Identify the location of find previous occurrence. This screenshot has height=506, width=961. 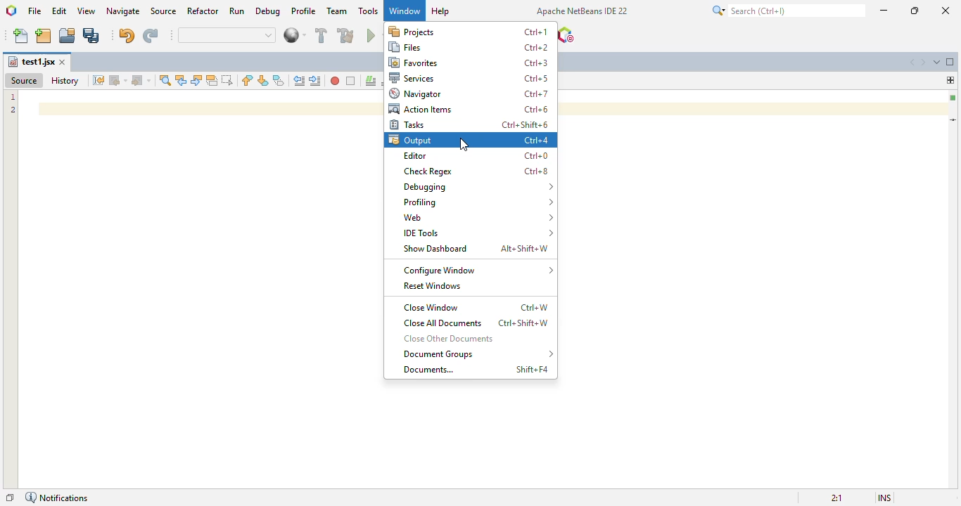
(182, 81).